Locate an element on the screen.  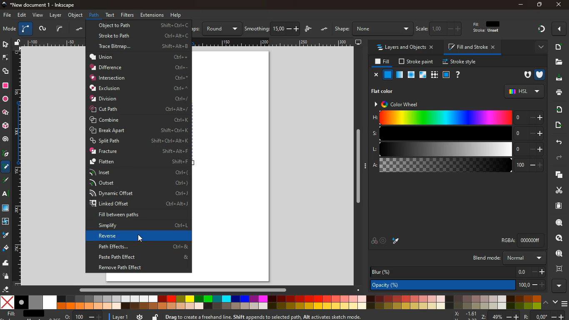
layer is located at coordinates (57, 15).